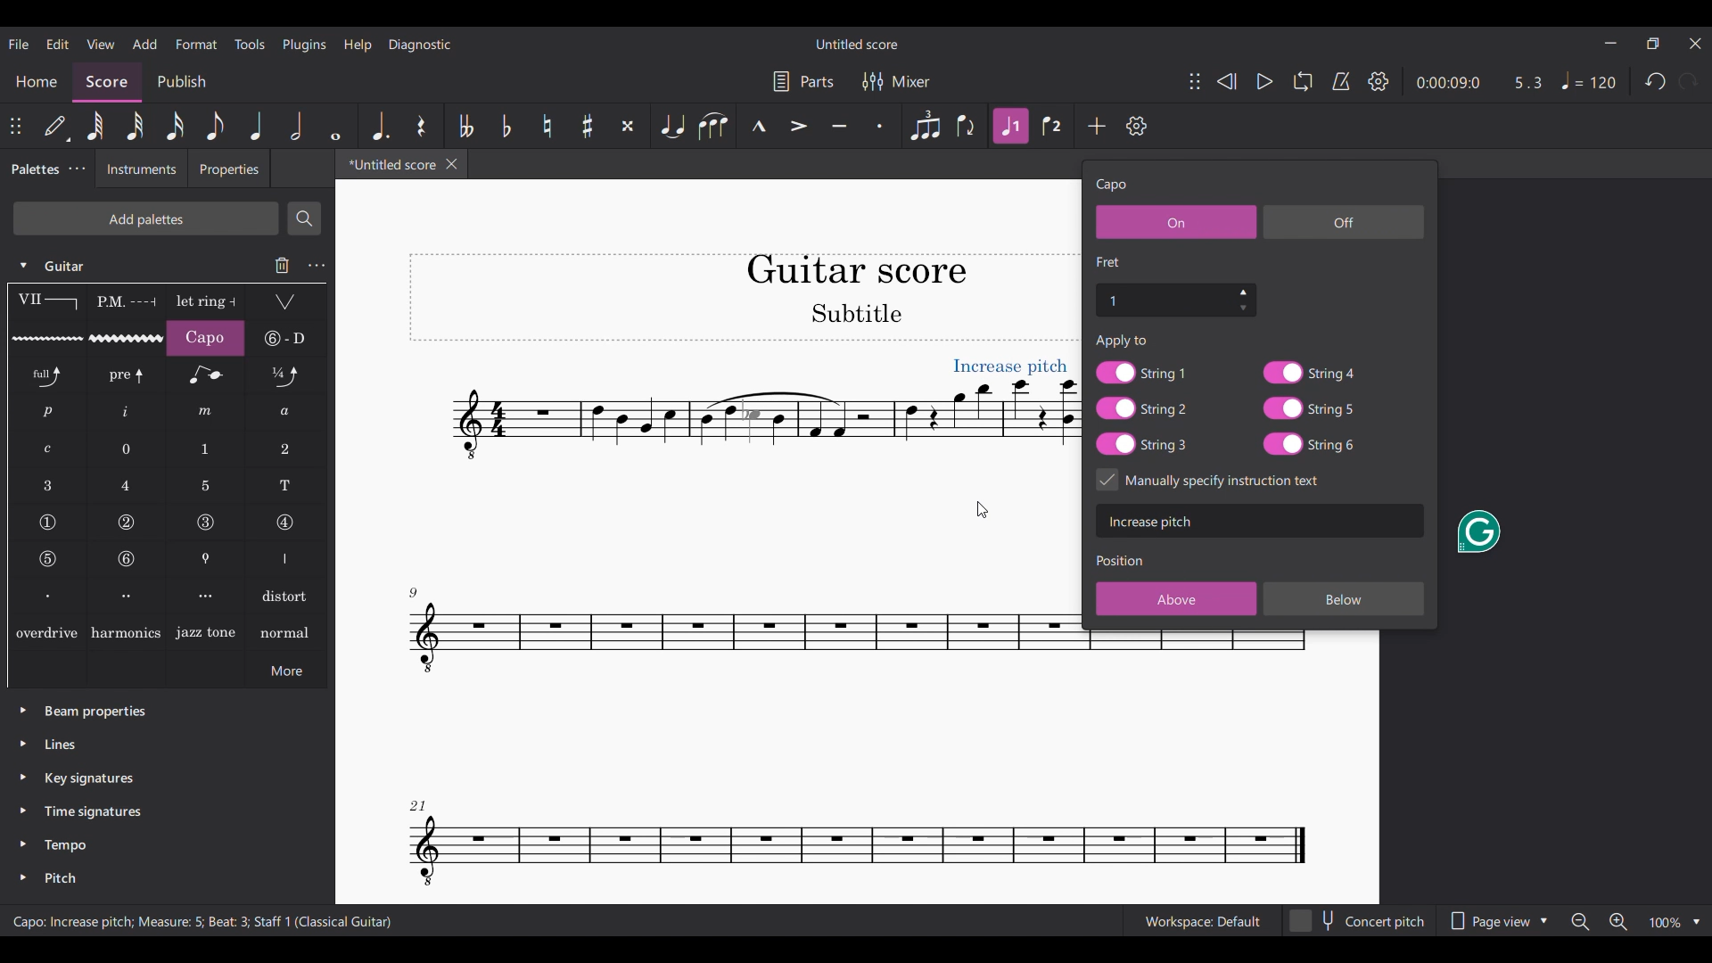 The width and height of the screenshot is (1712, 963). I want to click on 8th note, so click(215, 126).